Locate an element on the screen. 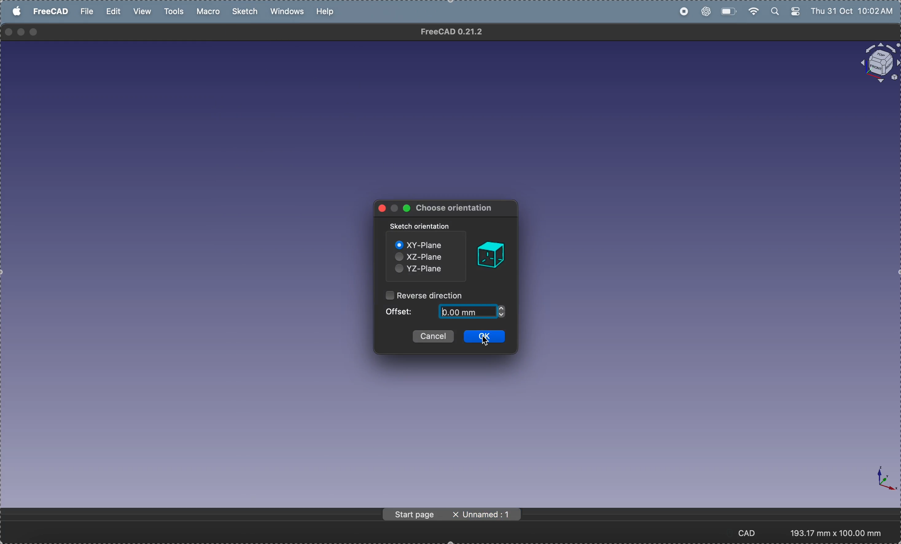  Checkbox is located at coordinates (389, 295).